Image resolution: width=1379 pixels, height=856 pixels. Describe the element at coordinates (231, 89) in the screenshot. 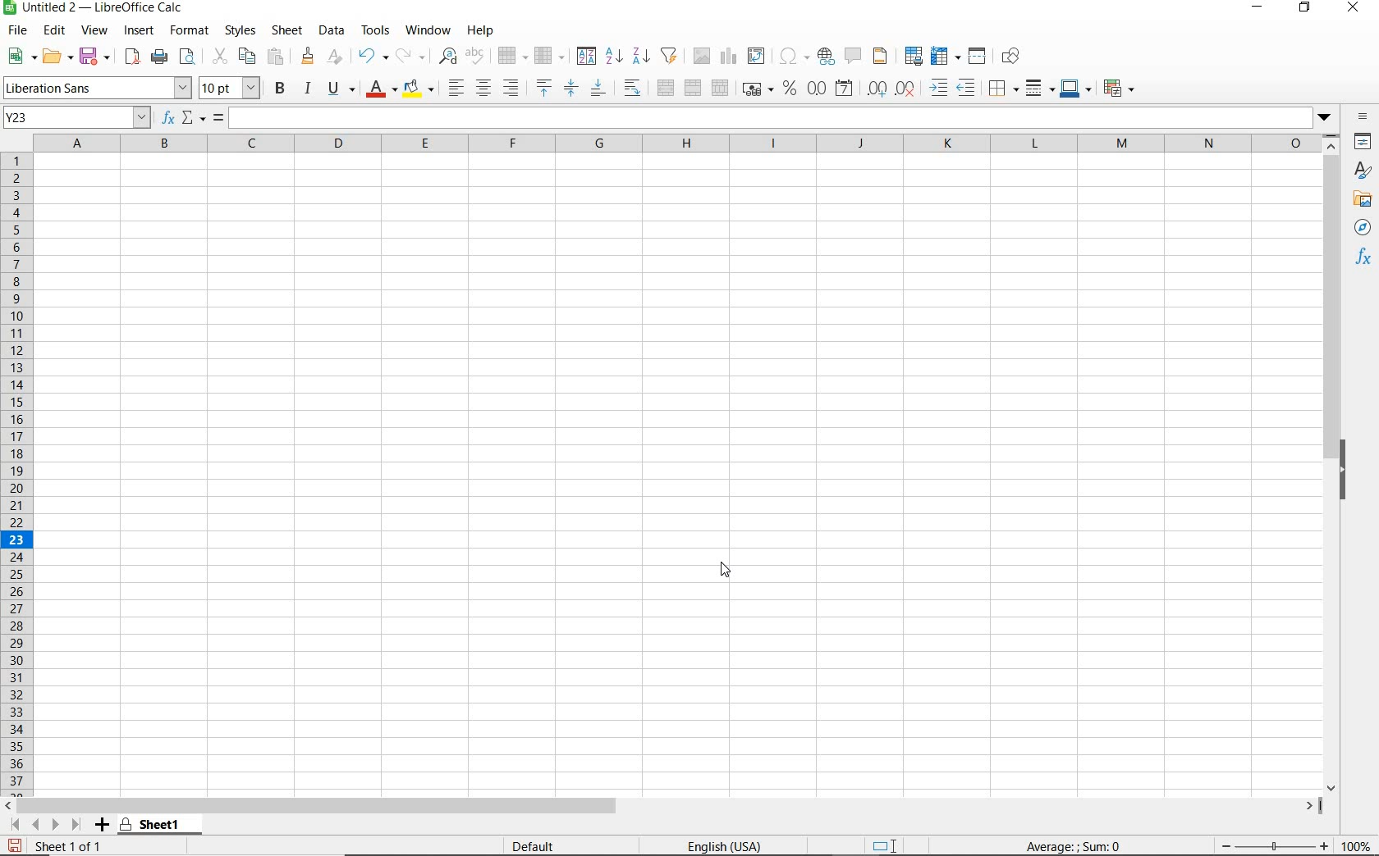

I see `FONT SIZE` at that location.